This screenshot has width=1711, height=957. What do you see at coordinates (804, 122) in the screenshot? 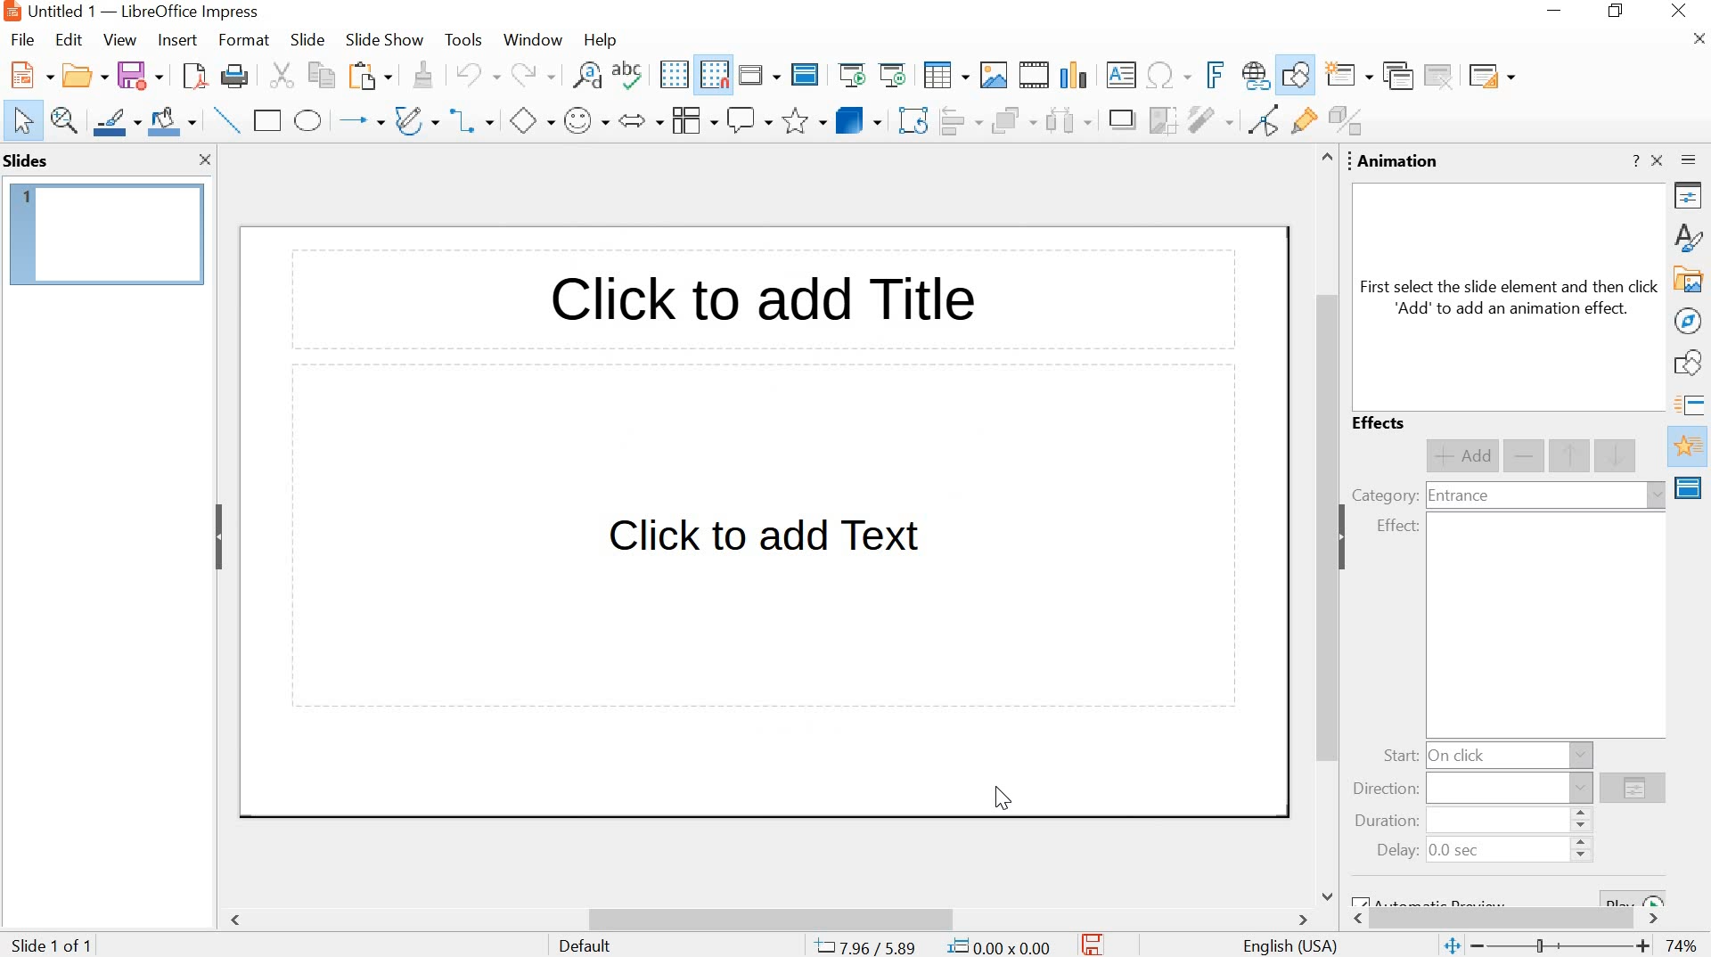
I see `stars and banners` at bounding box center [804, 122].